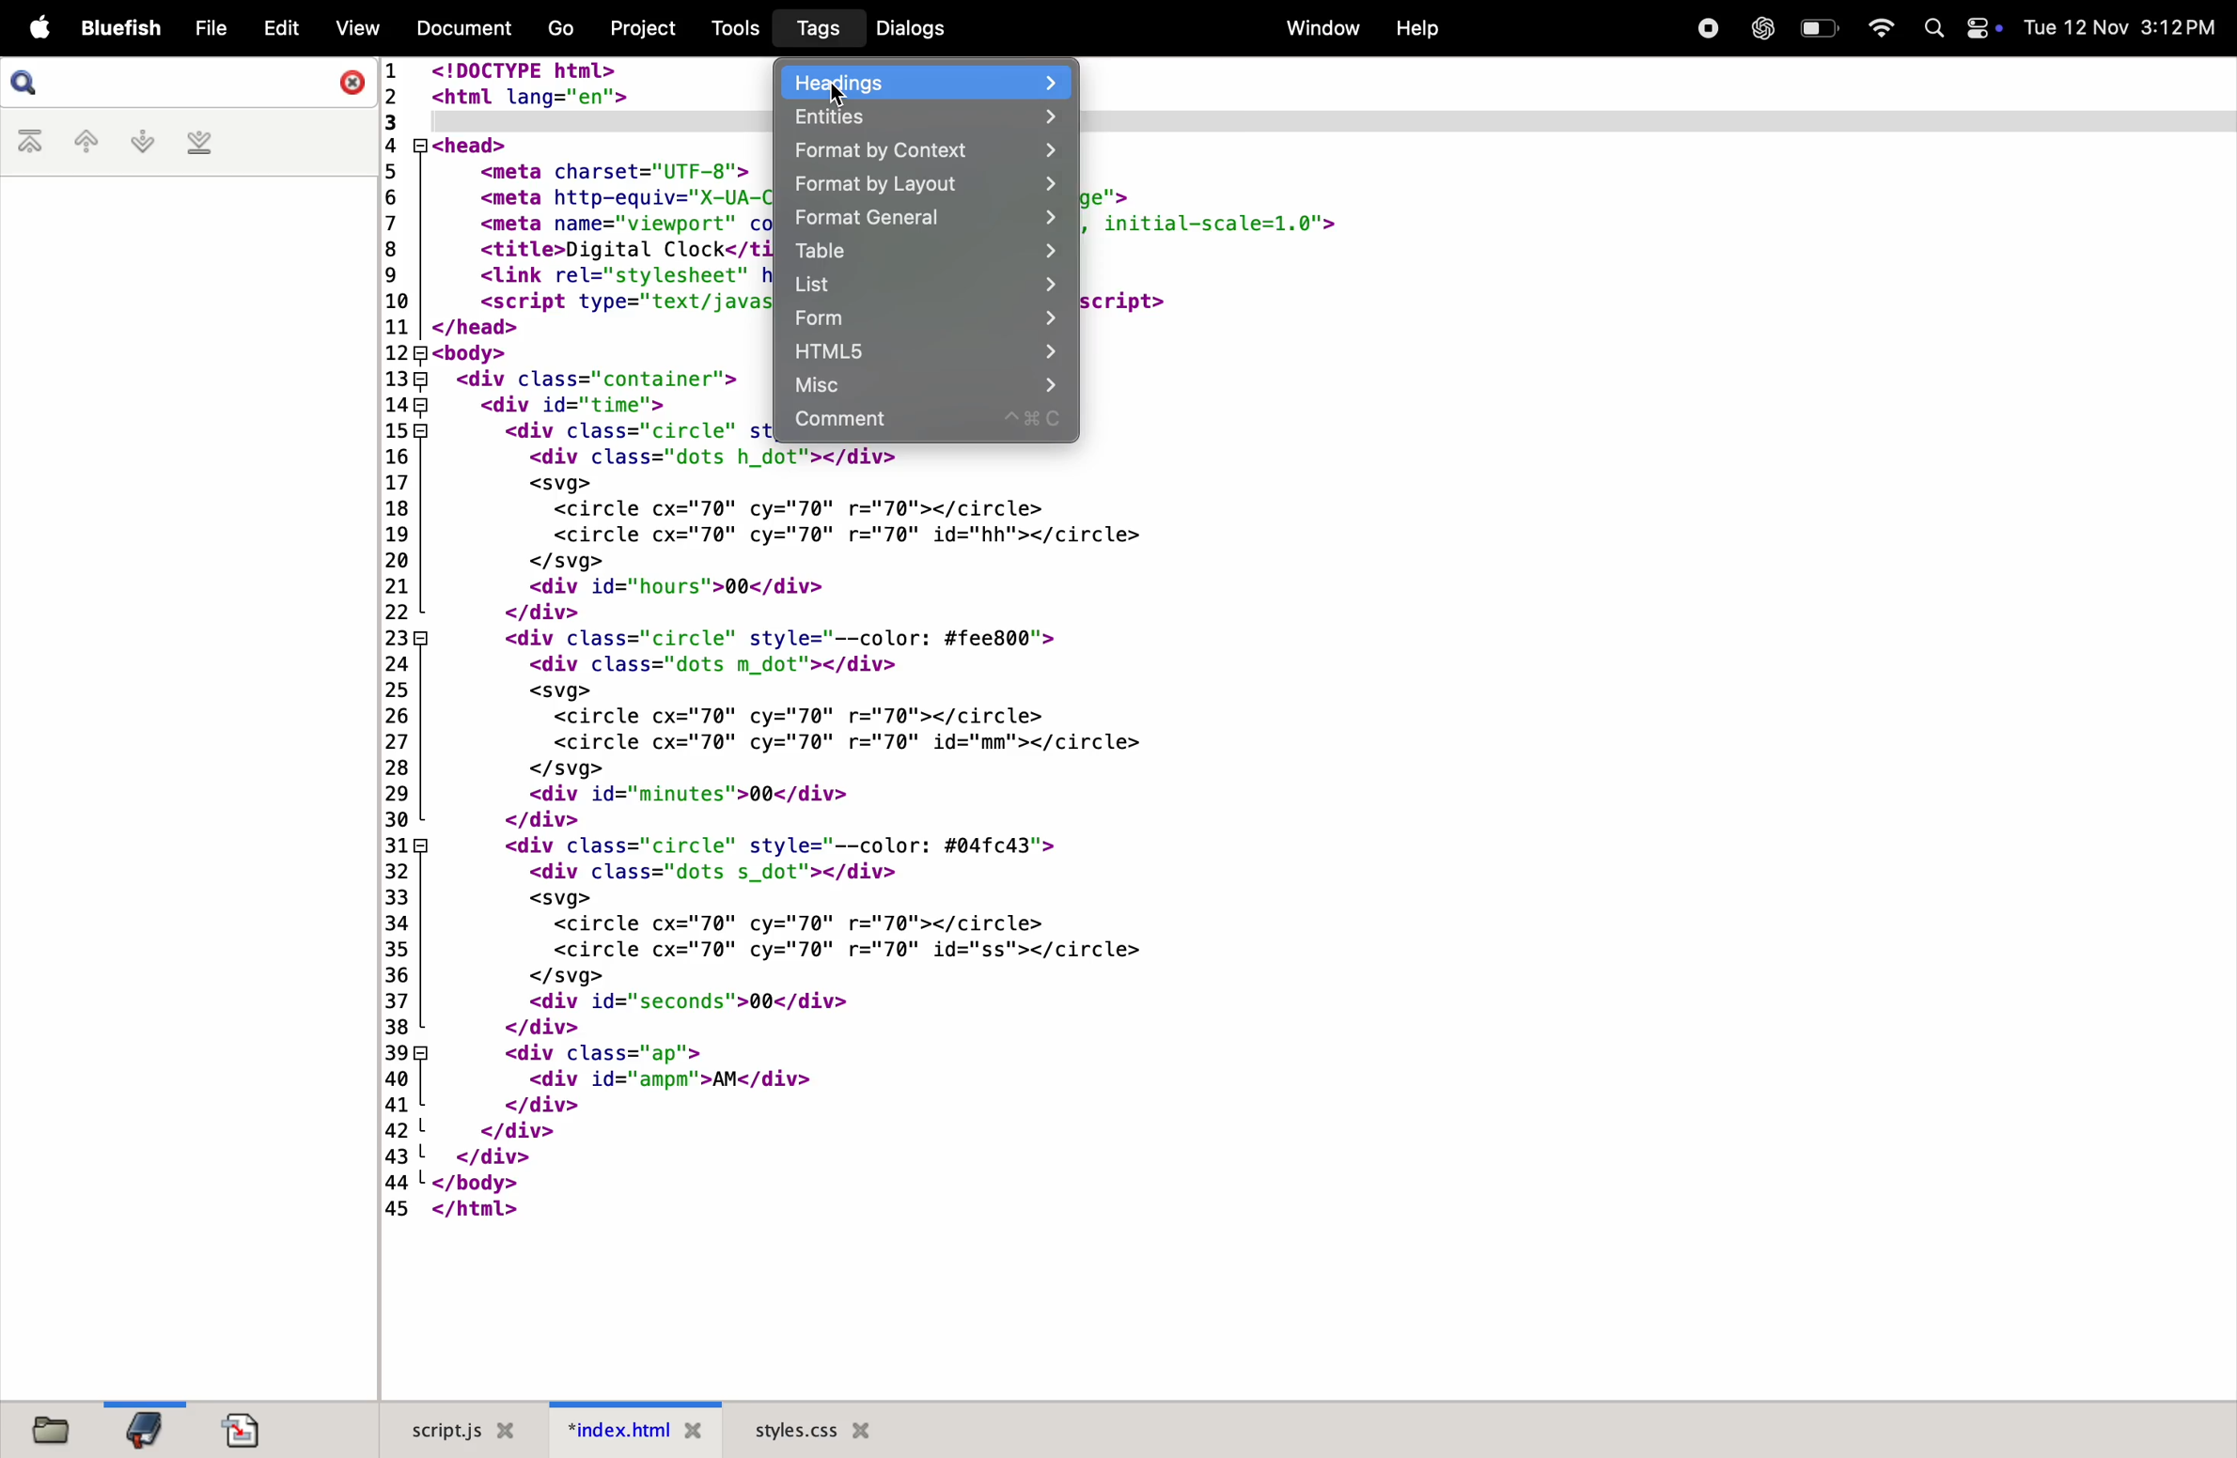 The width and height of the screenshot is (2237, 1458). Describe the element at coordinates (85, 145) in the screenshot. I see `previous book mark` at that location.